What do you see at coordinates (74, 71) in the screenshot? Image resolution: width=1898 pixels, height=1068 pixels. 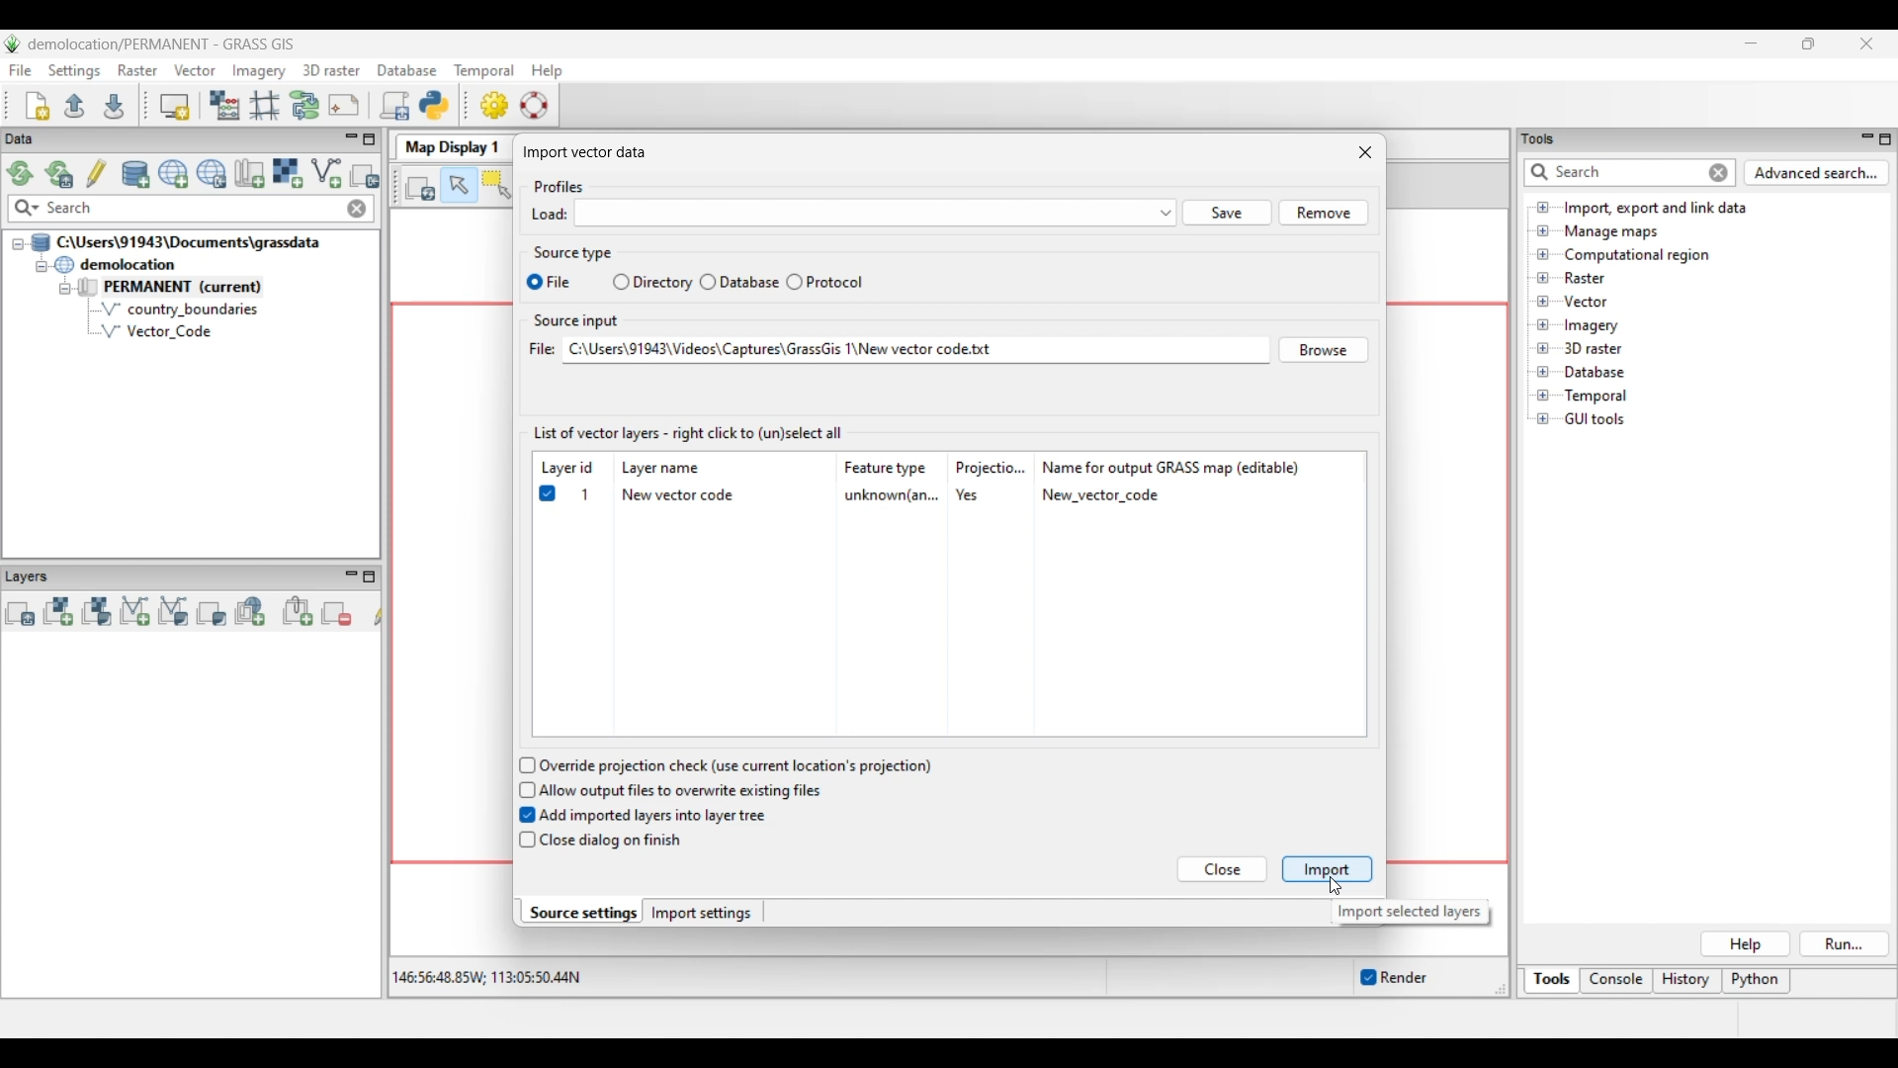 I see `Settings menu` at bounding box center [74, 71].